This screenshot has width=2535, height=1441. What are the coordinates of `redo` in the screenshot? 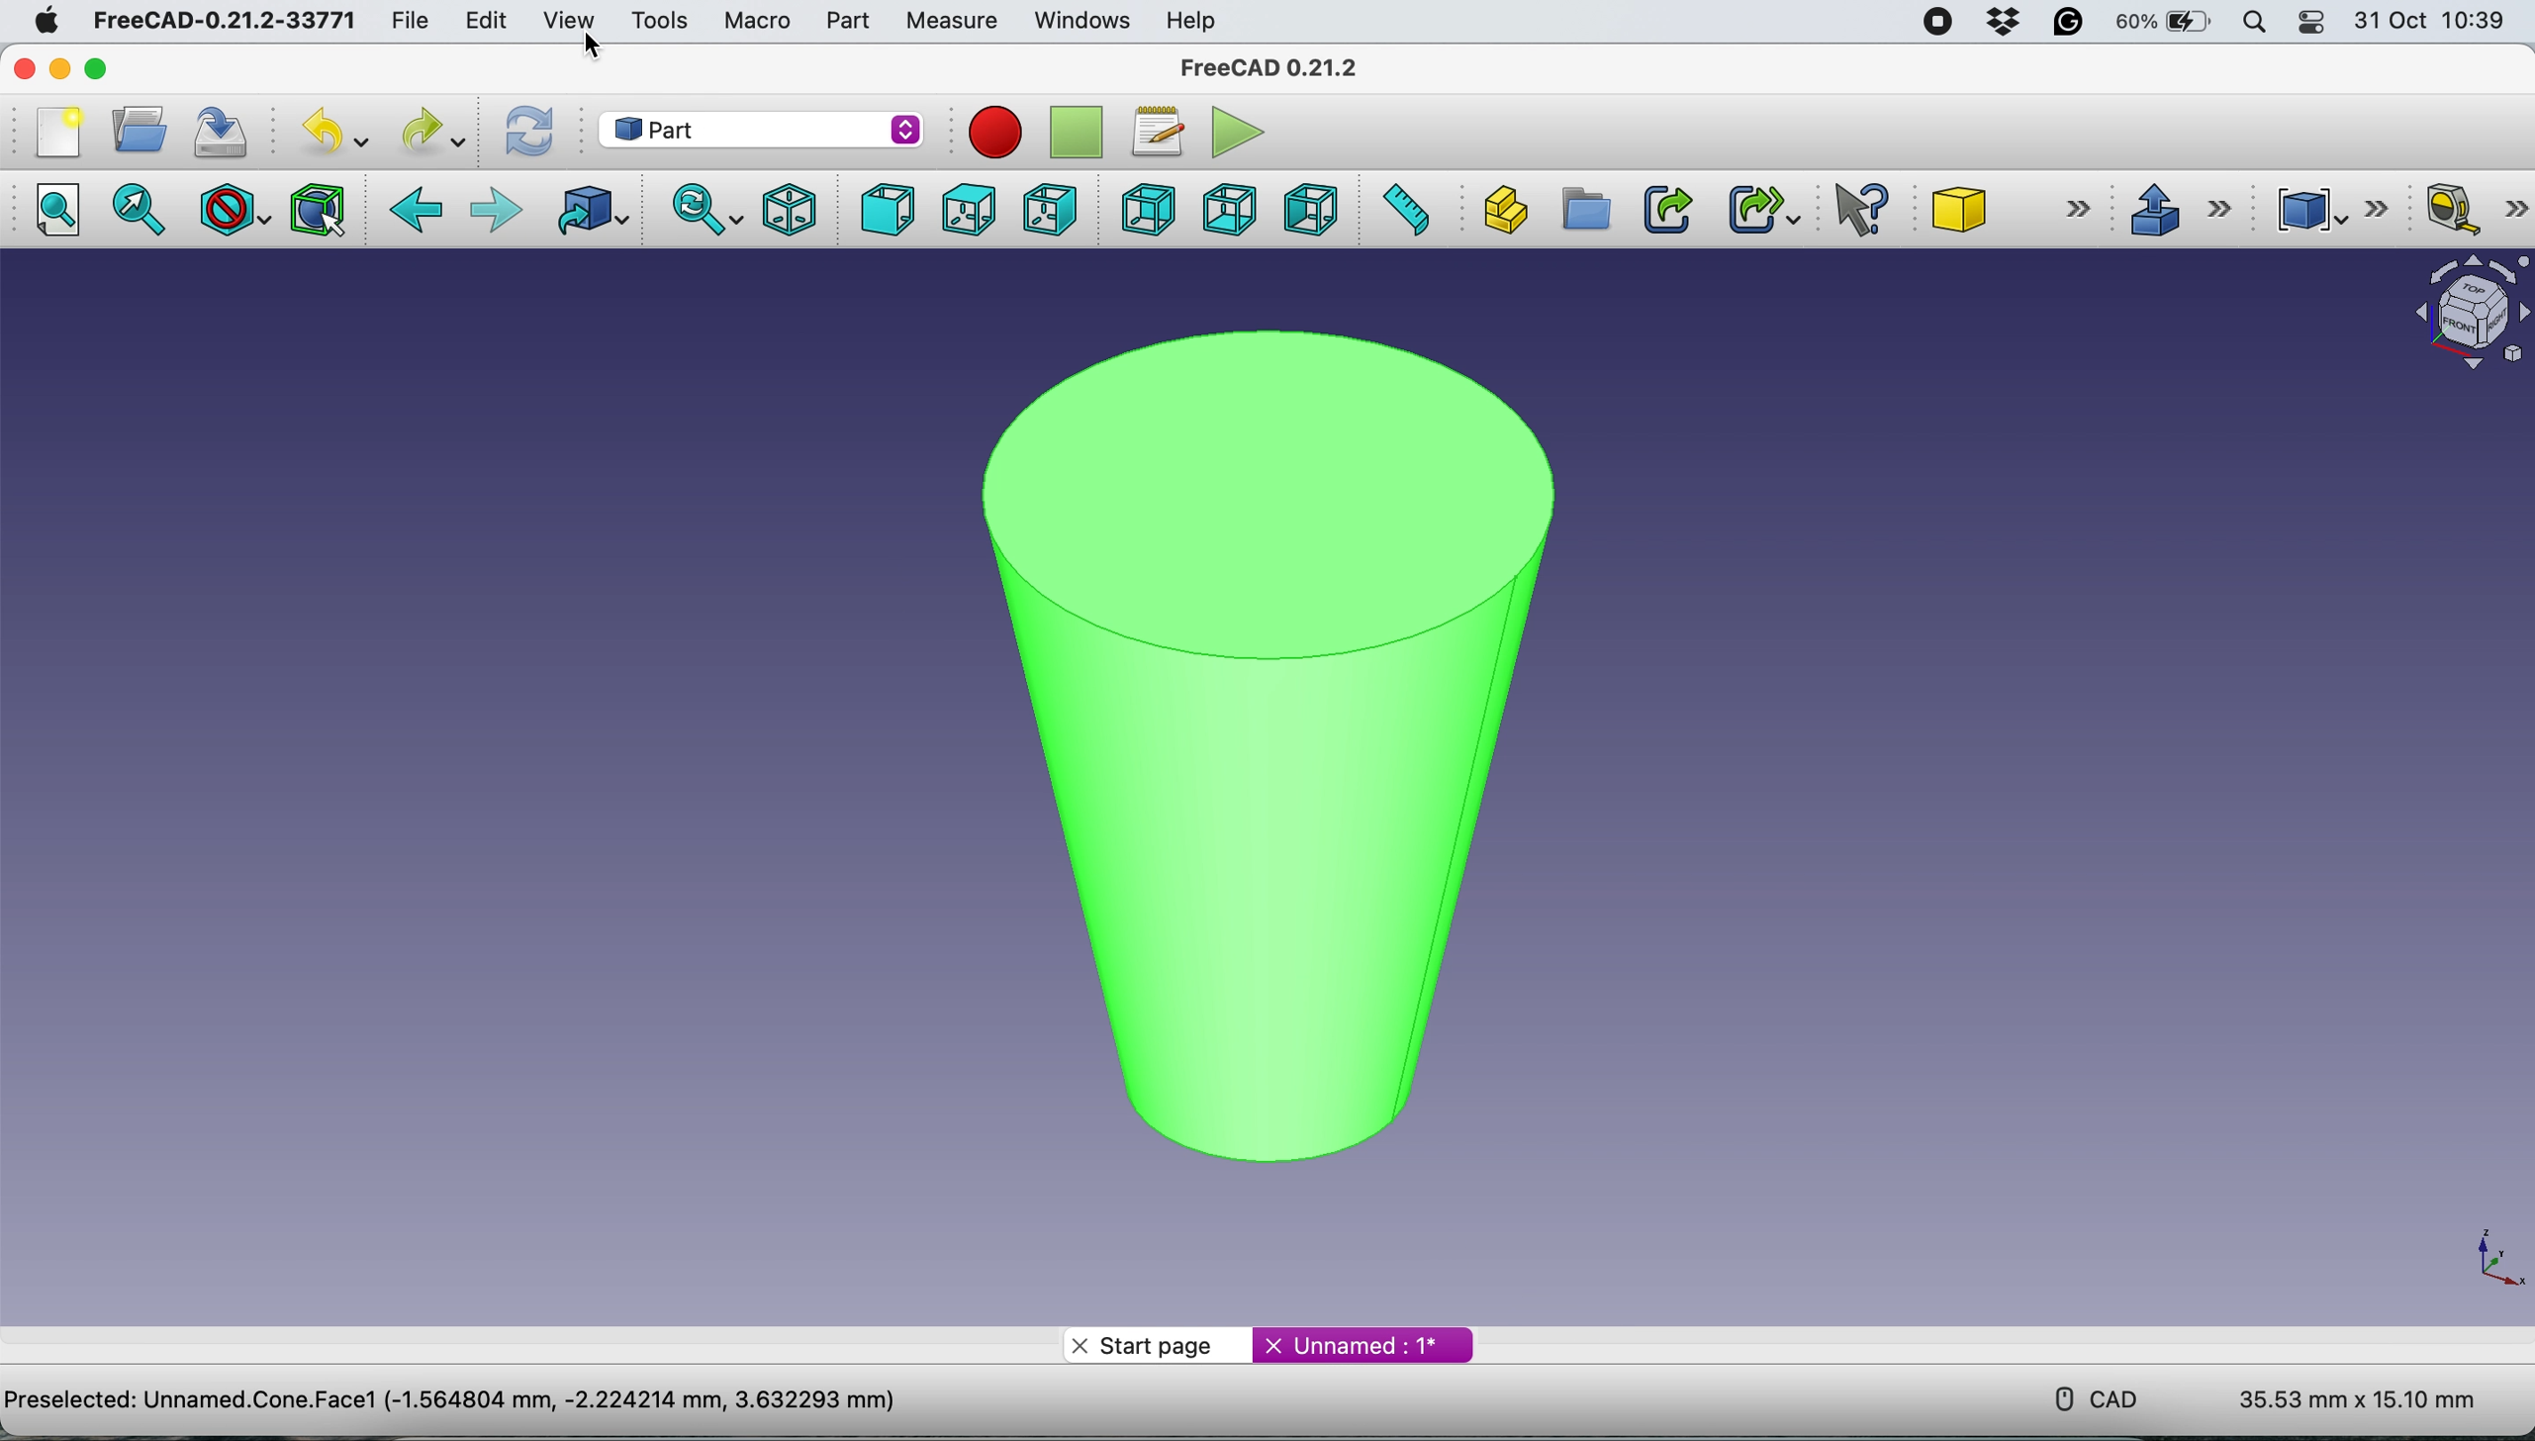 It's located at (429, 131).